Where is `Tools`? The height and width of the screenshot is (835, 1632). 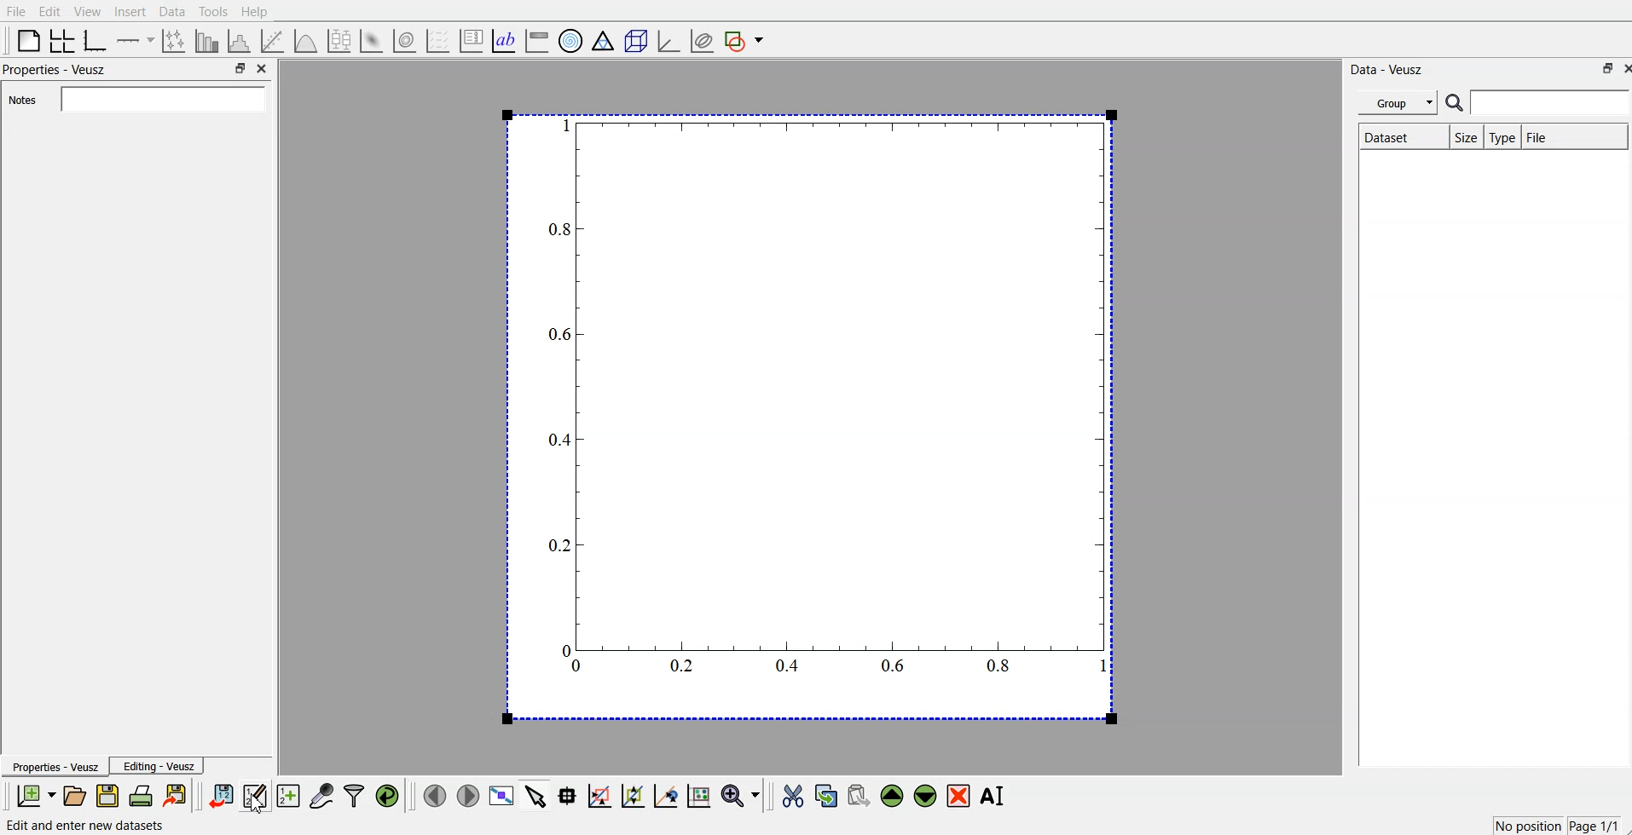 Tools is located at coordinates (213, 12).